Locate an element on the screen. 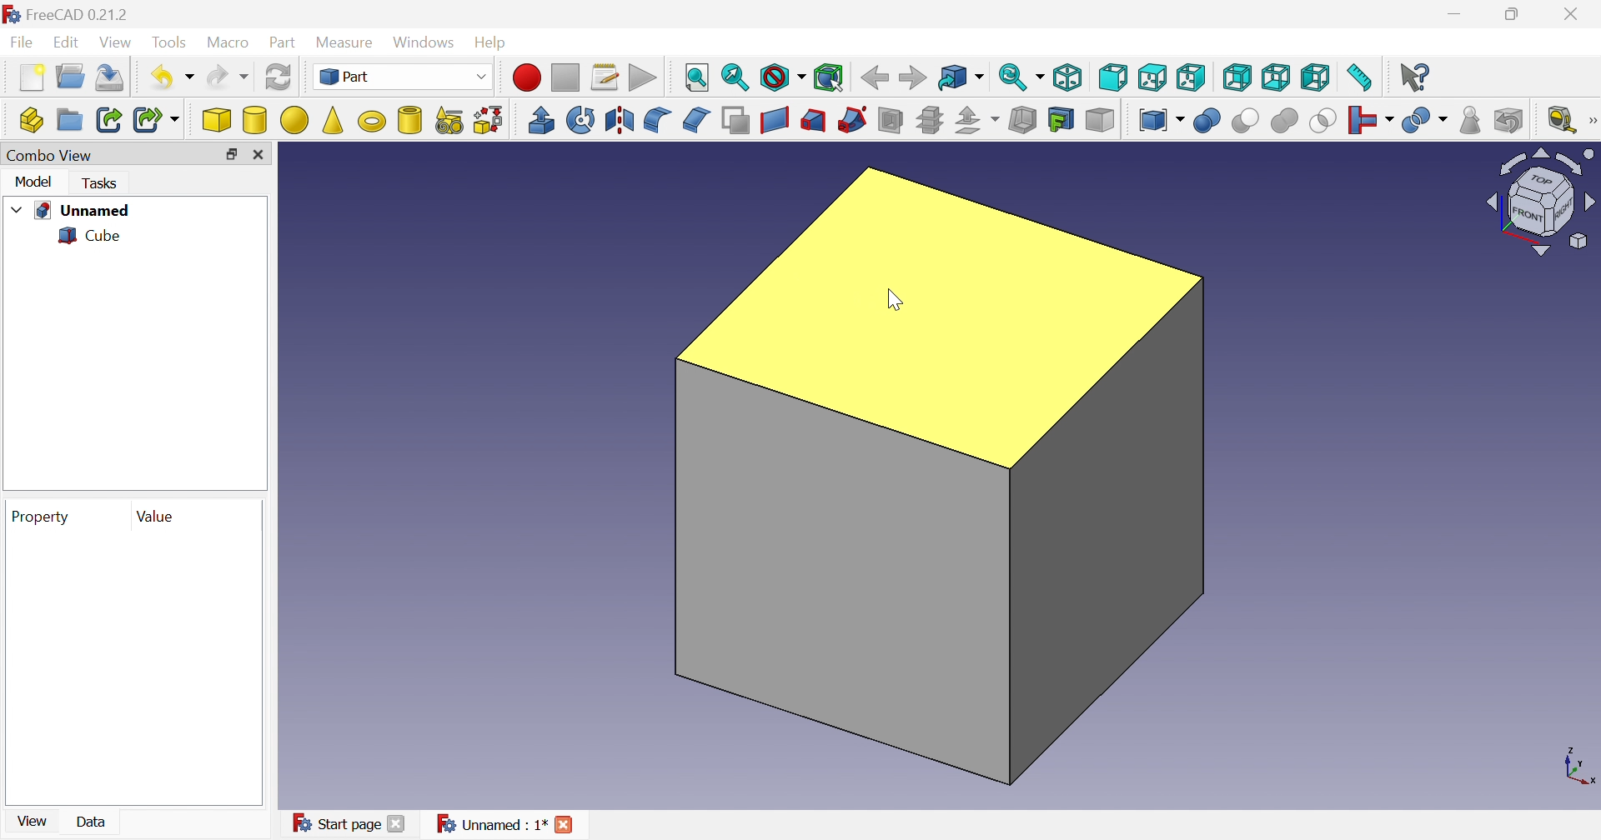 This screenshot has width=1601, height=840. Thickness is located at coordinates (1023, 117).